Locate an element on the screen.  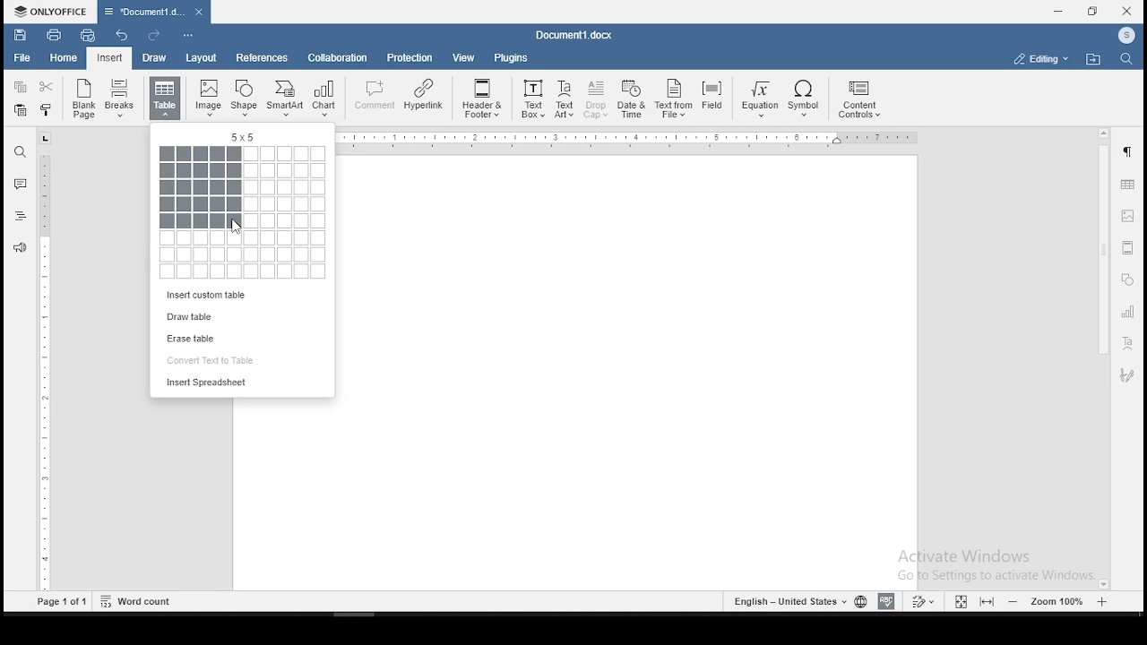
draw table is located at coordinates (245, 317).